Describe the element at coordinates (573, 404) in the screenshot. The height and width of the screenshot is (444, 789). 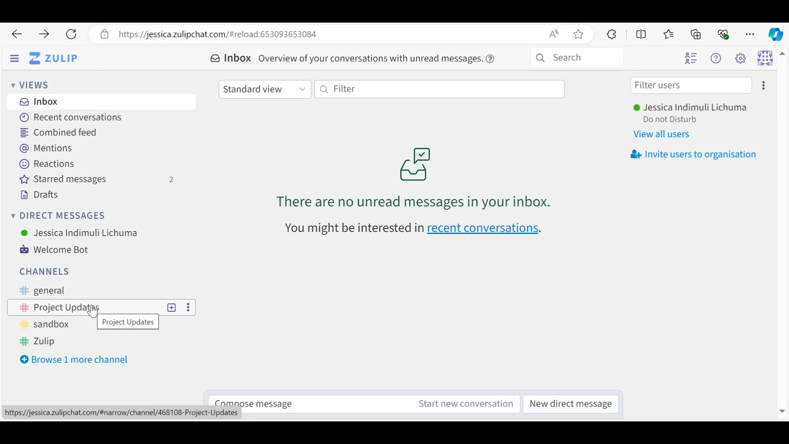
I see `New direct message` at that location.